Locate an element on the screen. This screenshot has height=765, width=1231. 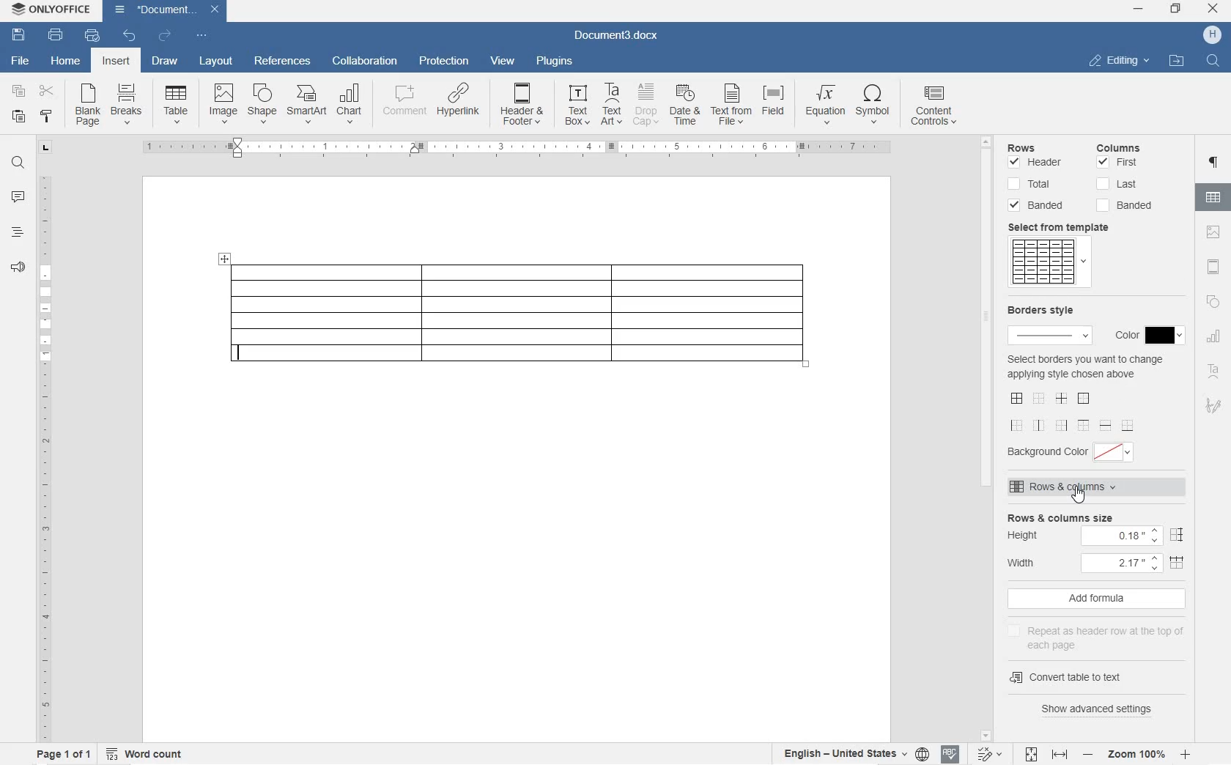
SHAPE is located at coordinates (1213, 301).